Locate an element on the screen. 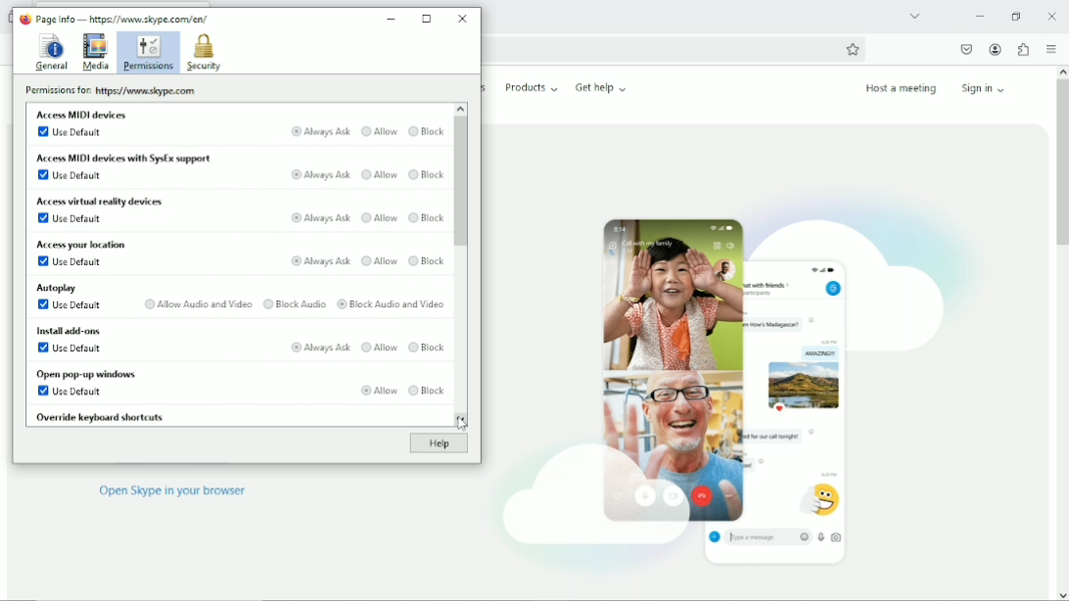  Permissions is located at coordinates (147, 53).